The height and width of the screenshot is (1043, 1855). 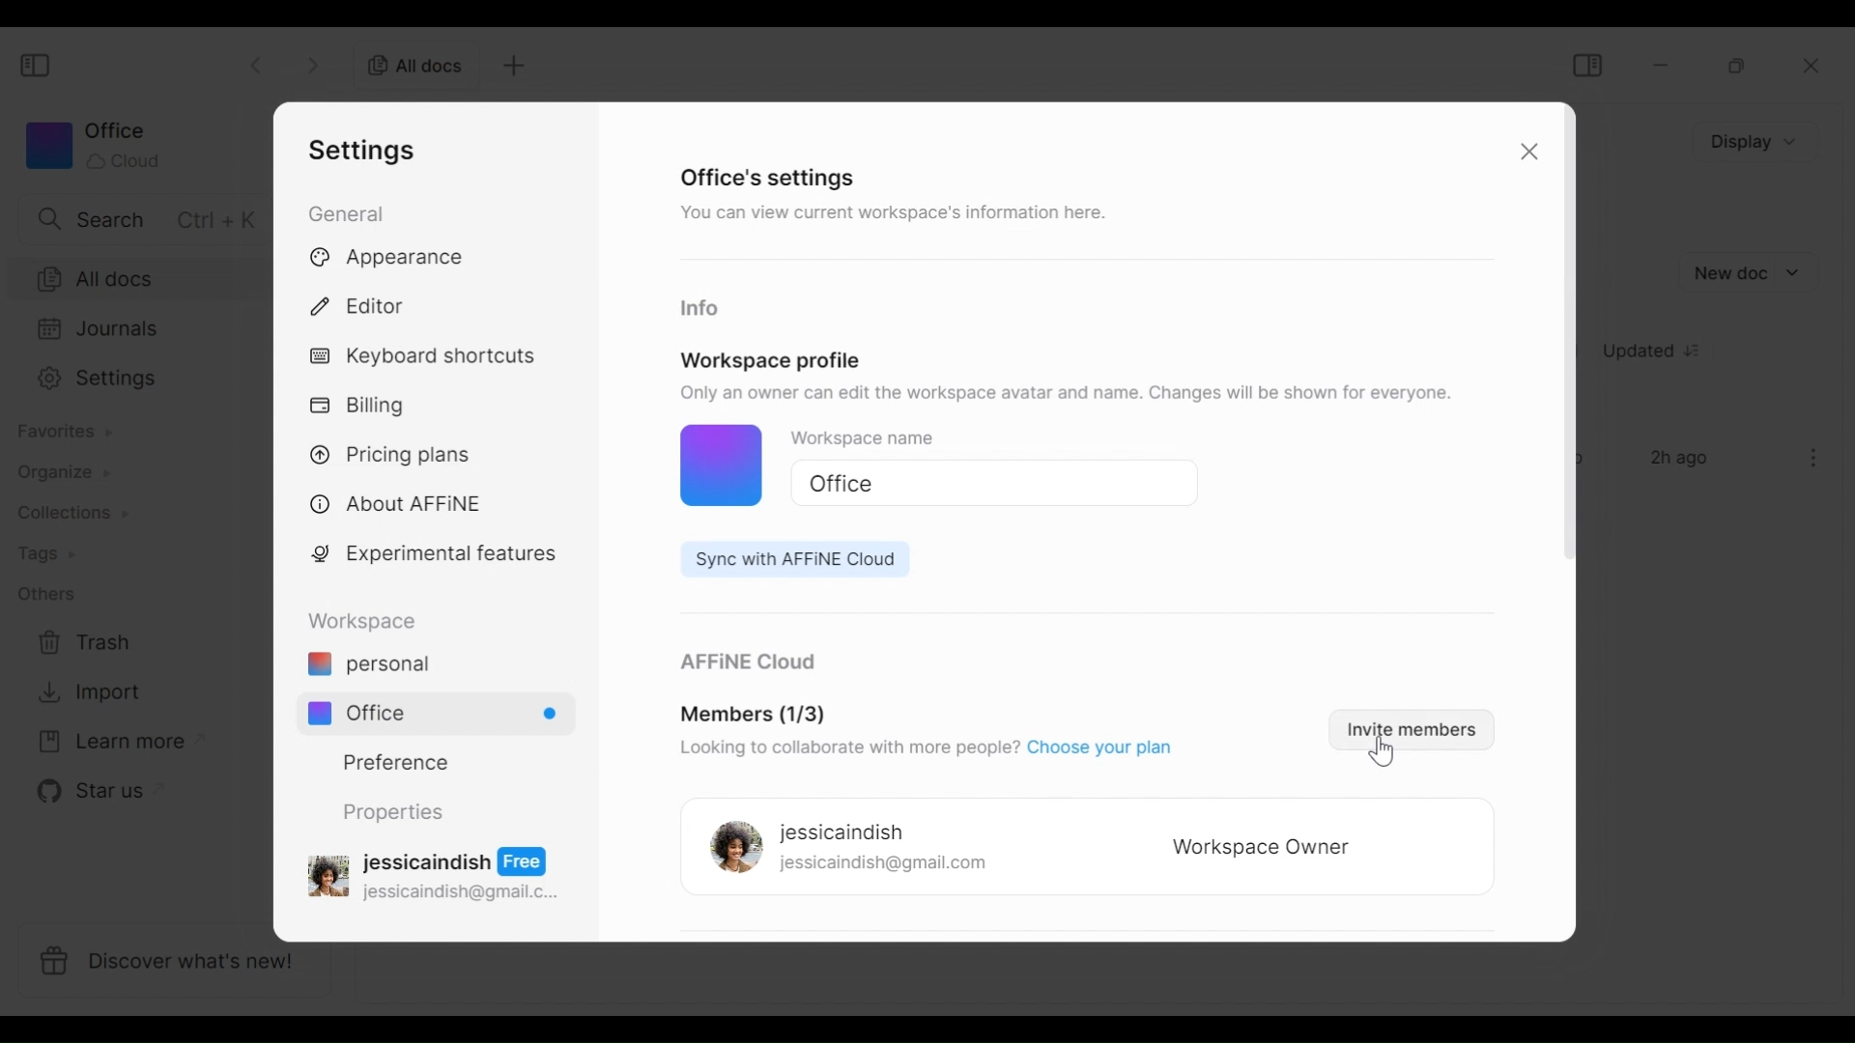 What do you see at coordinates (1385, 756) in the screenshot?
I see `Cursor` at bounding box center [1385, 756].